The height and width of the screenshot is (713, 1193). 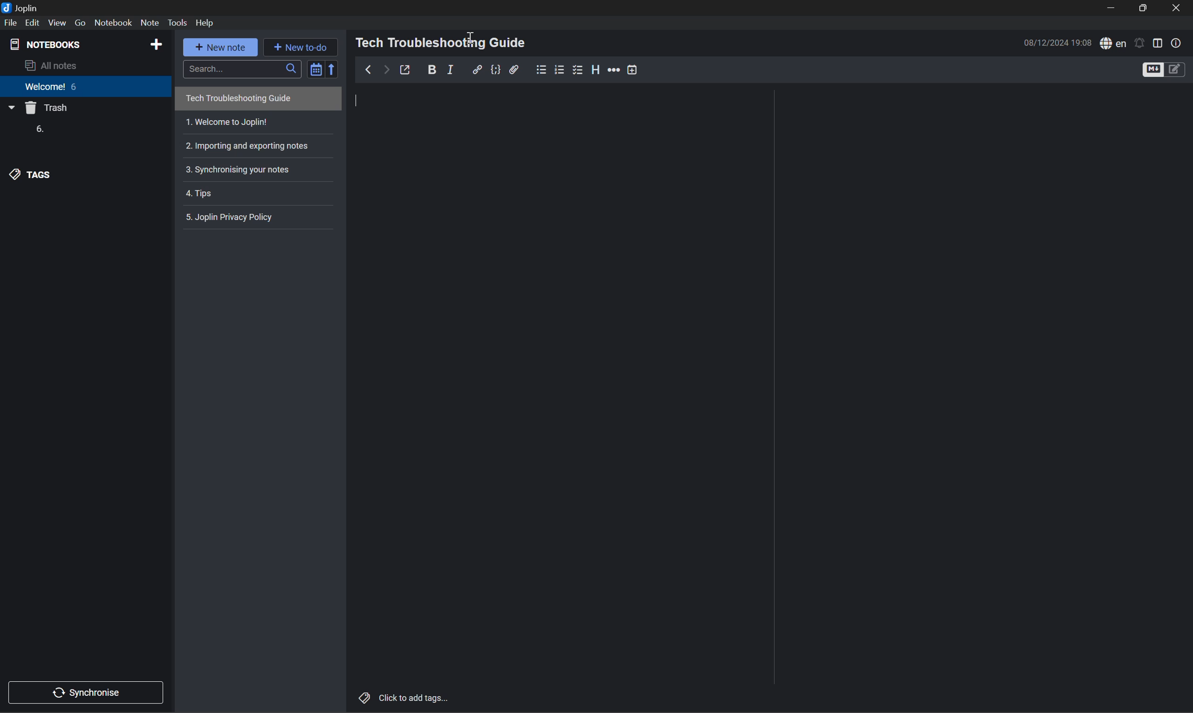 What do you see at coordinates (407, 70) in the screenshot?
I see `Toggle external editing` at bounding box center [407, 70].